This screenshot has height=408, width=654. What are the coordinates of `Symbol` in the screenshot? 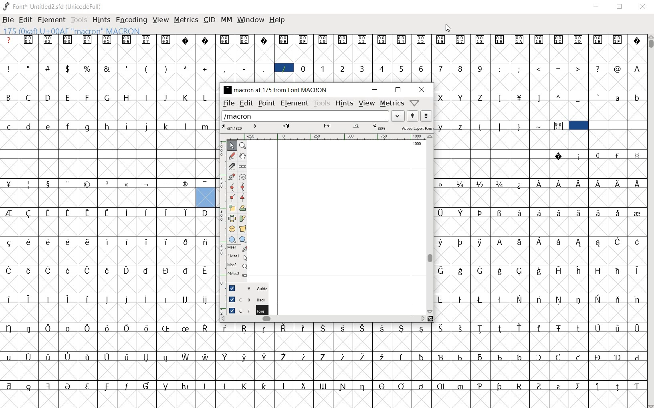 It's located at (206, 241).